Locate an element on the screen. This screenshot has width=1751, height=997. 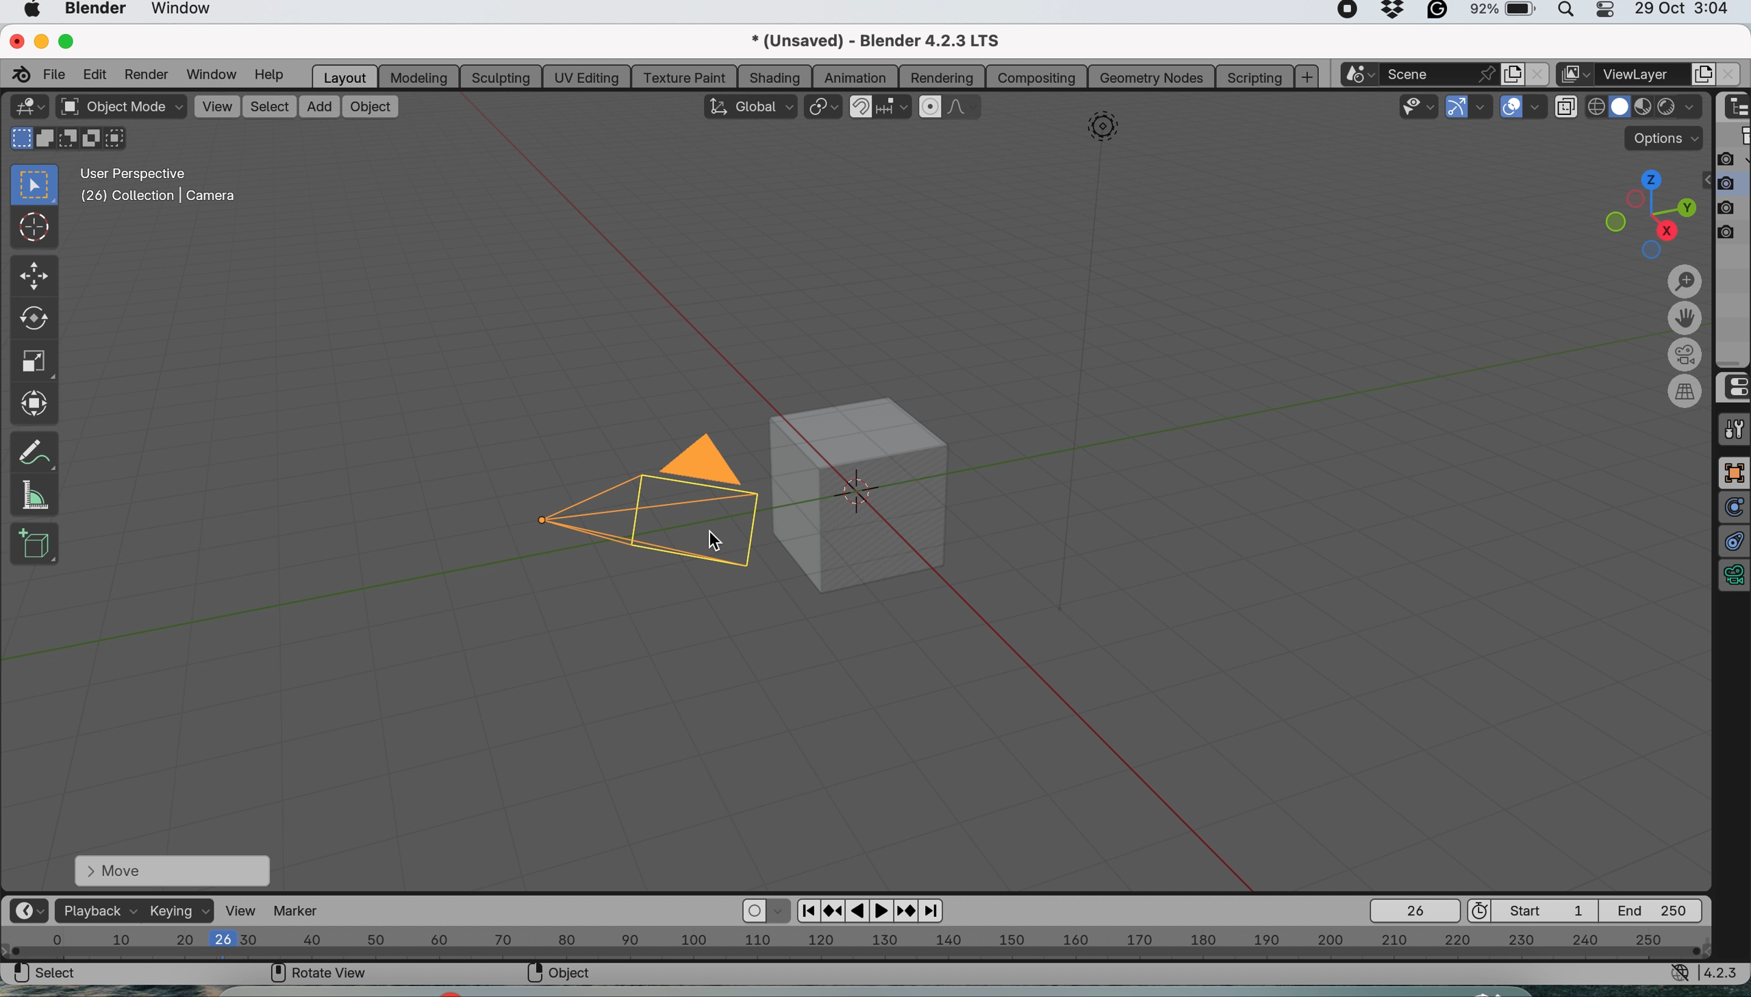
select is located at coordinates (270, 108).